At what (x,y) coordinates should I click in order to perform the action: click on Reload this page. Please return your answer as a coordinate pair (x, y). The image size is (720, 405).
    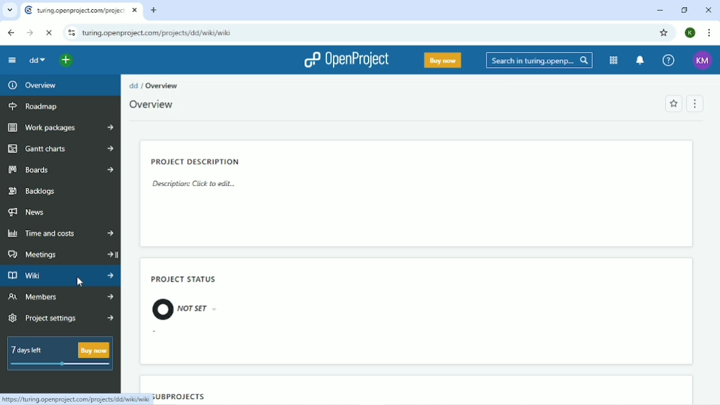
    Looking at the image, I should click on (48, 32).